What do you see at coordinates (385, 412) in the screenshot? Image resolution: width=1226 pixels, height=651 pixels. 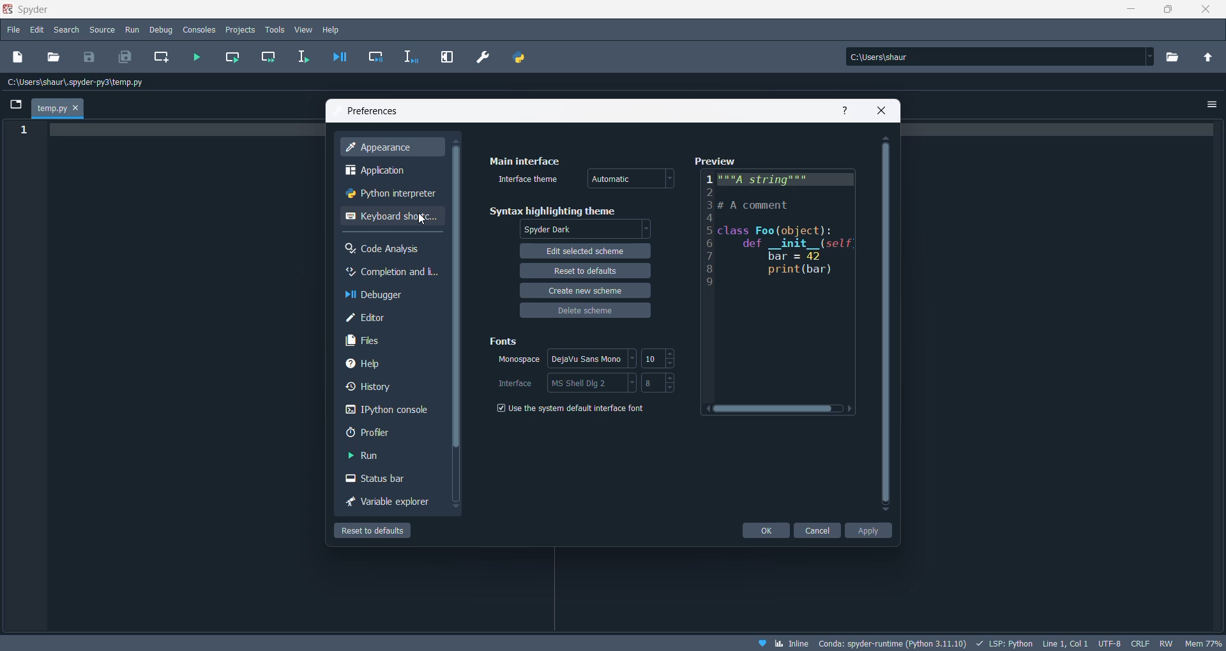 I see `ipython console` at bounding box center [385, 412].